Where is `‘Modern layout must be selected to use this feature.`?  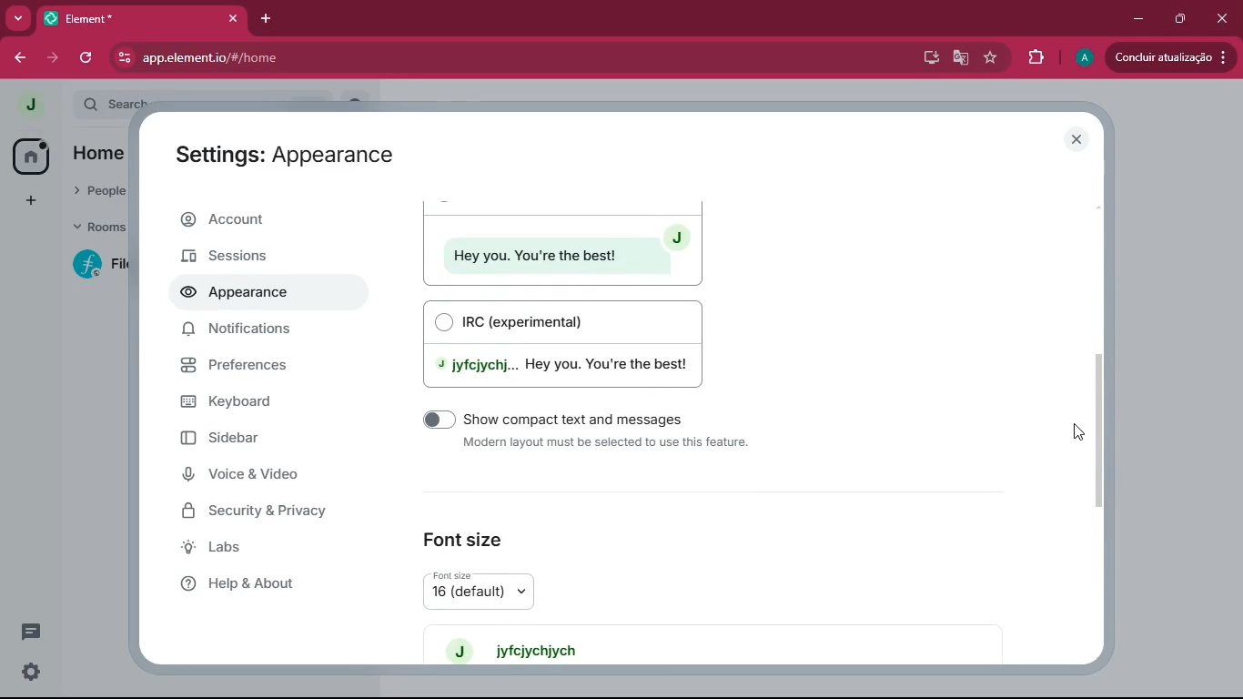
‘Modern layout must be selected to use this feature. is located at coordinates (609, 444).